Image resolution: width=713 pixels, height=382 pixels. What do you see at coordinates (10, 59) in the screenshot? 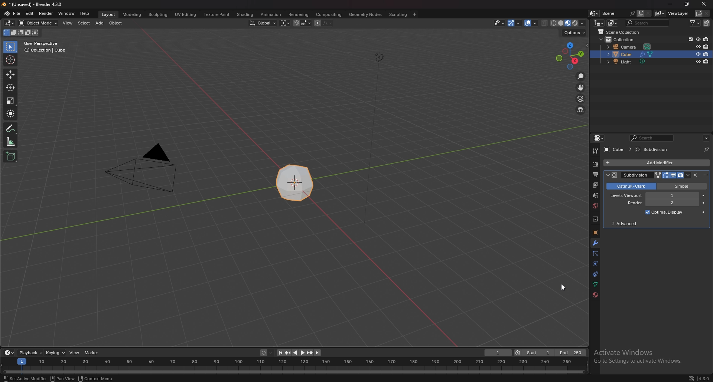
I see `cursor` at bounding box center [10, 59].